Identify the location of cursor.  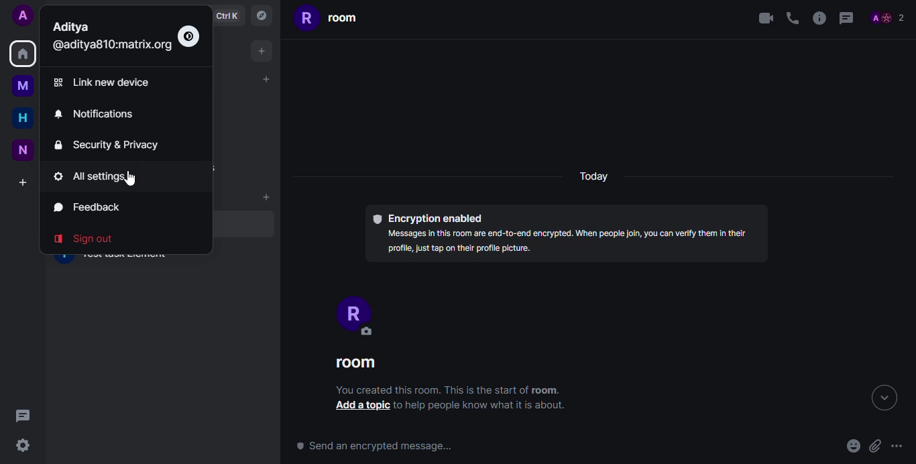
(131, 178).